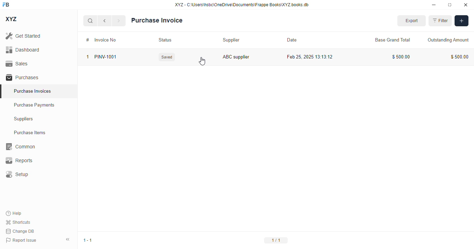  Describe the element at coordinates (105, 40) in the screenshot. I see `invoice no` at that location.